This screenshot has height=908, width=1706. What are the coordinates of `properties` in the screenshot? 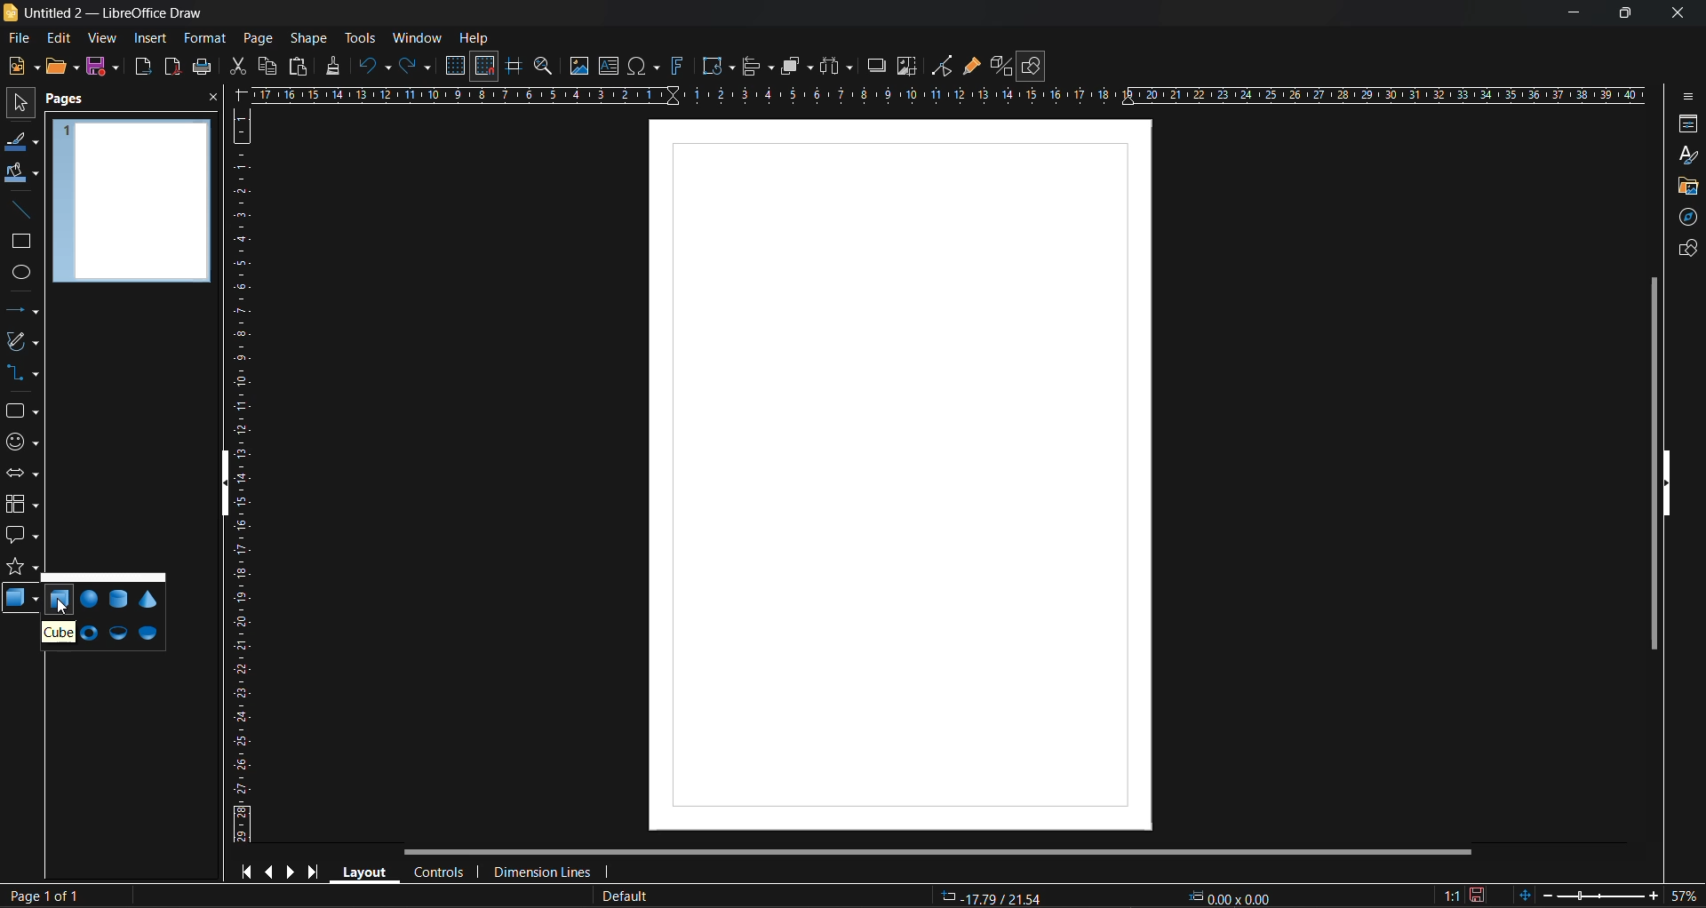 It's located at (1685, 125).